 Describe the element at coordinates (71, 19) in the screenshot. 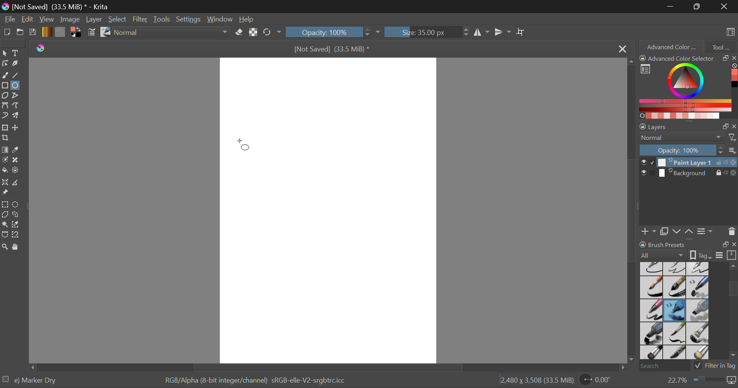

I see `Image` at that location.